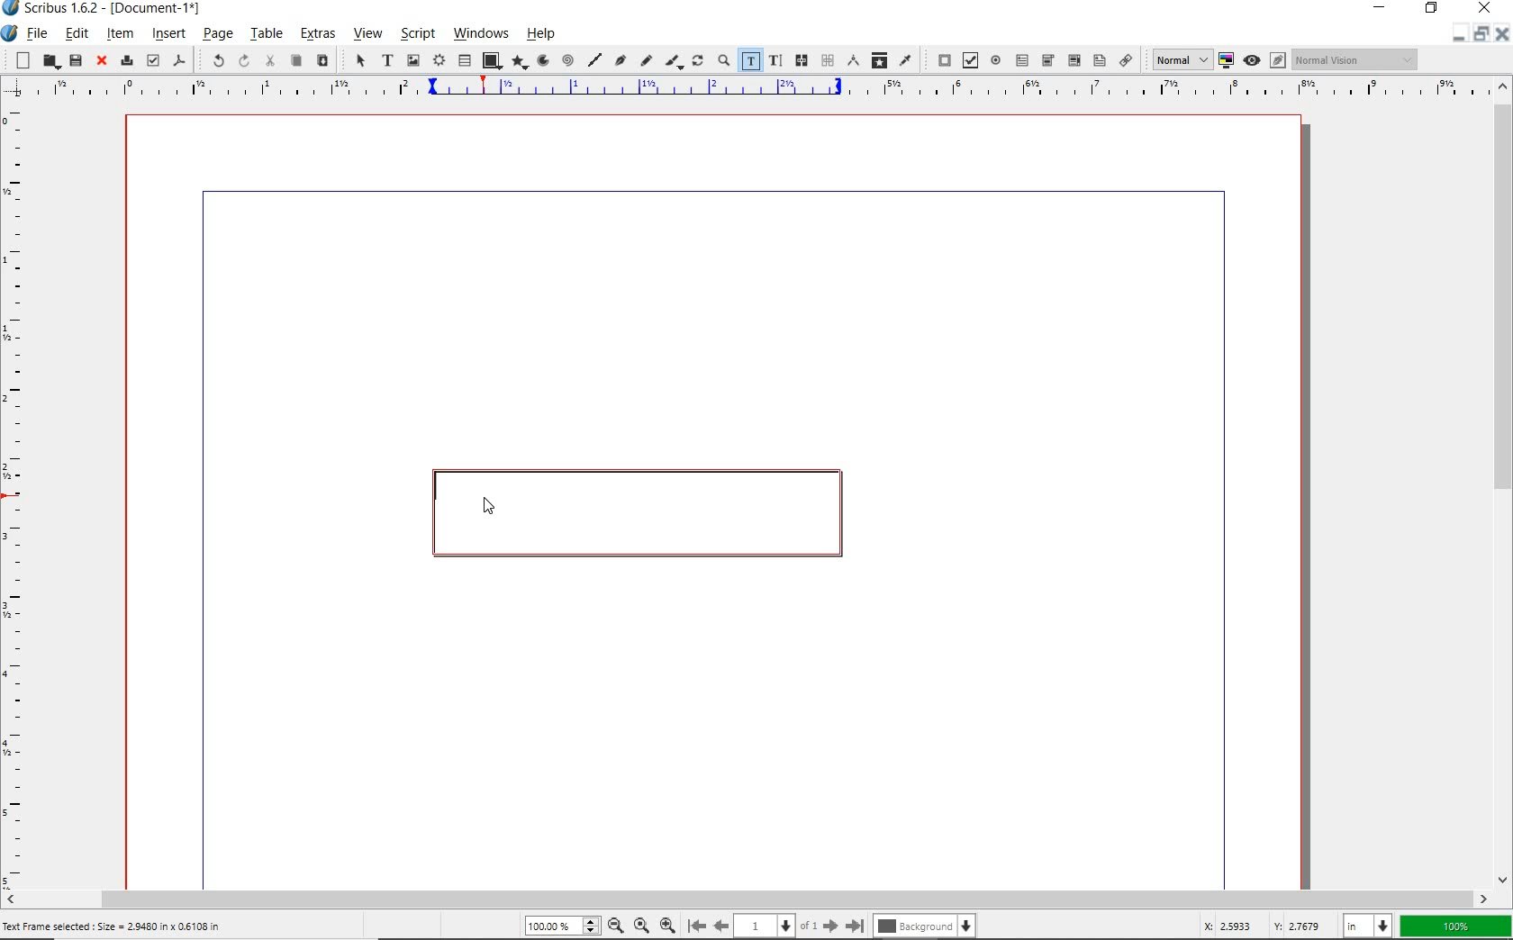 This screenshot has height=940, width=1513. I want to click on select item, so click(358, 61).